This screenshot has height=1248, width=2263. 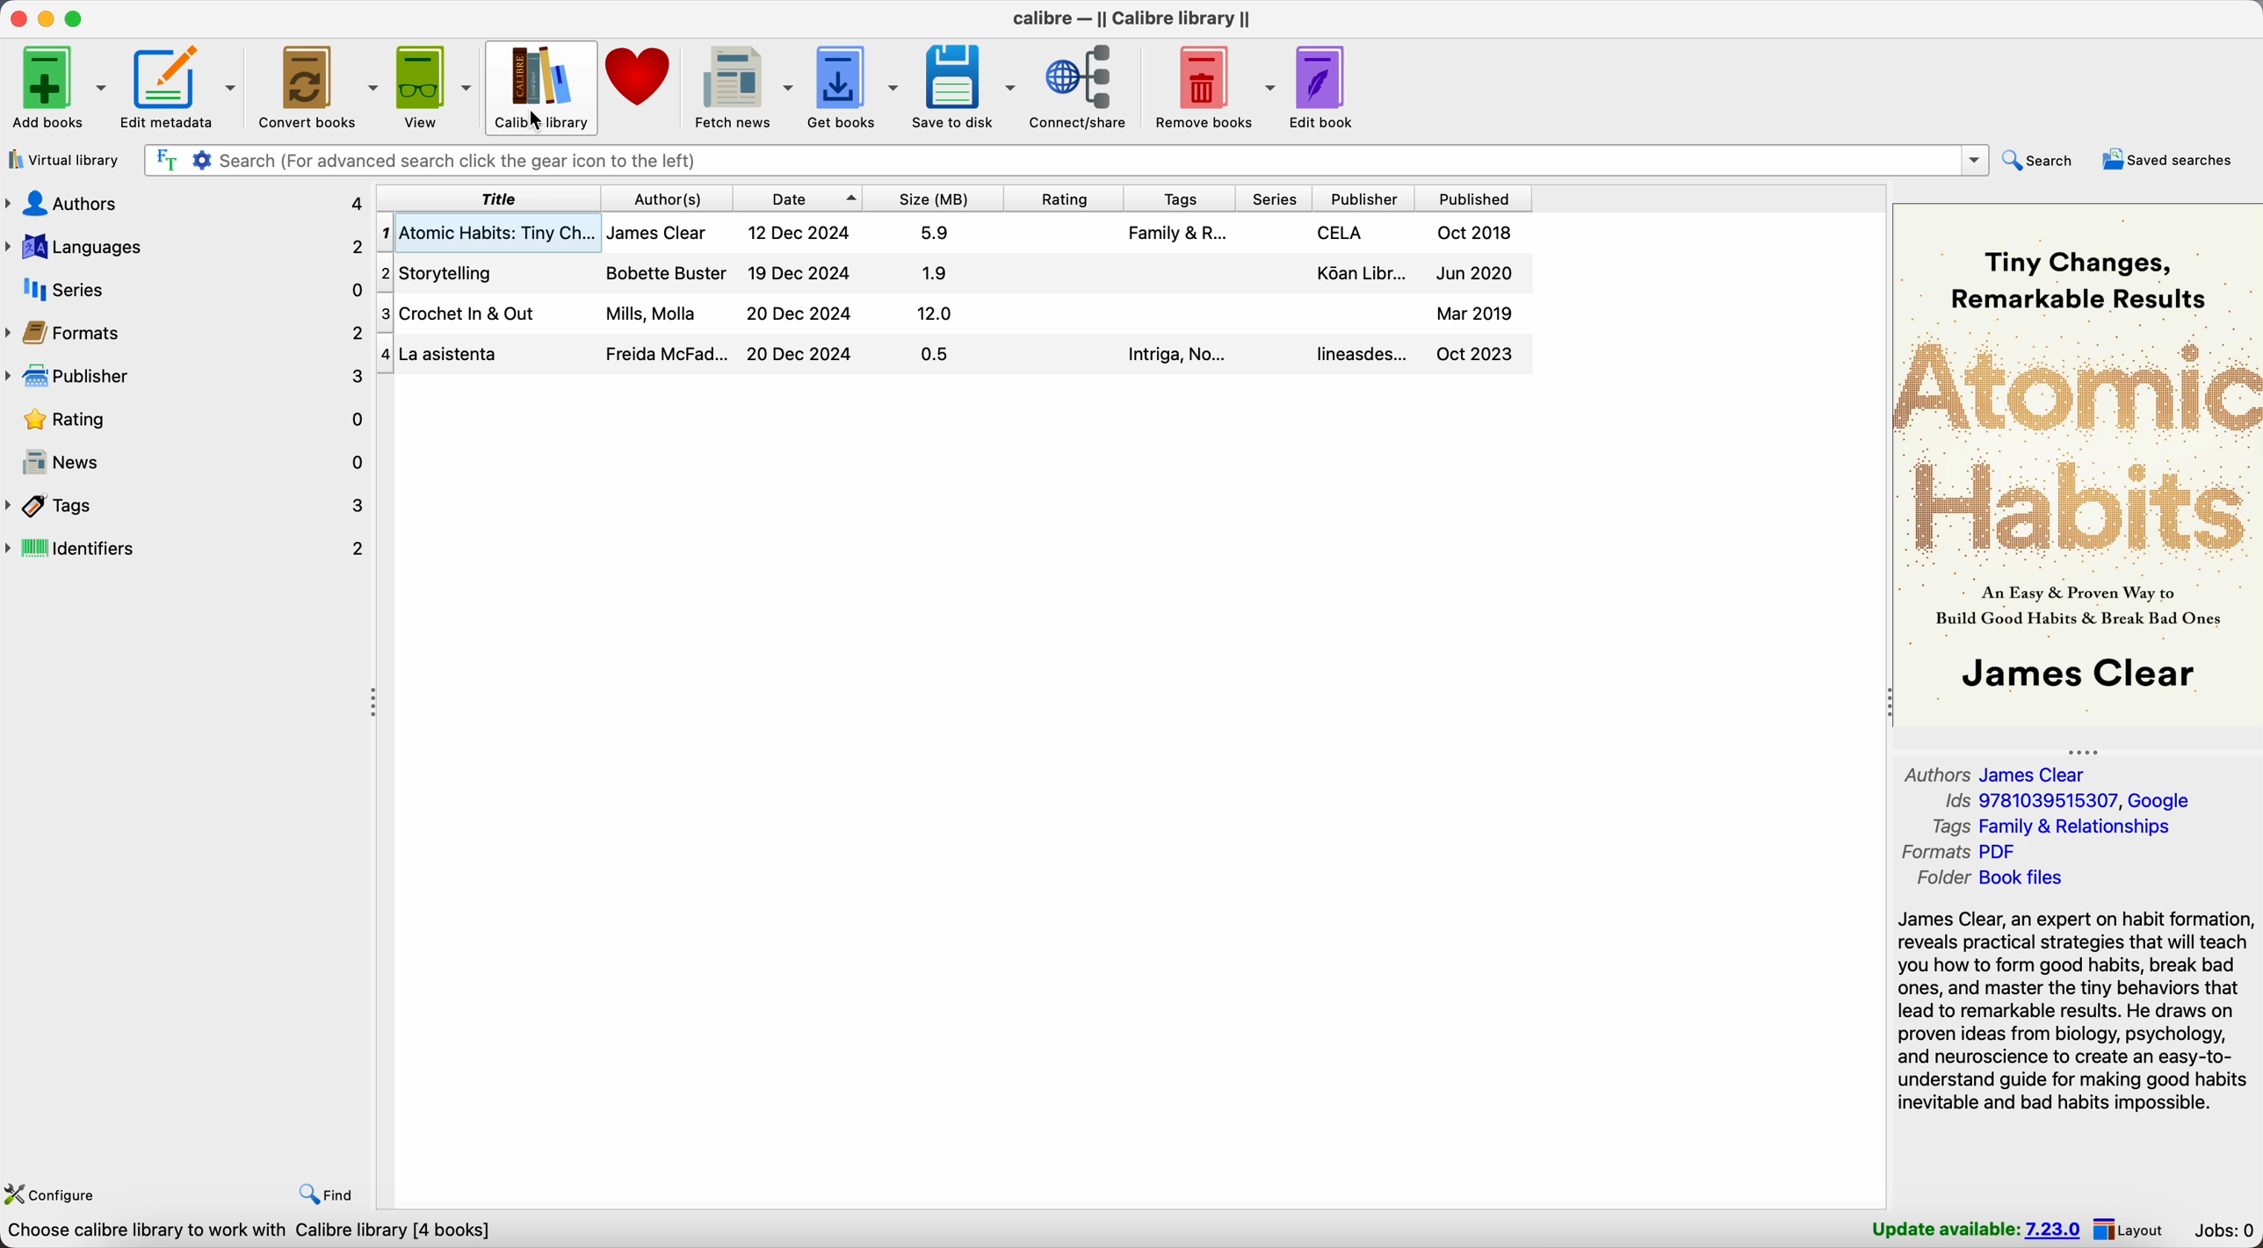 I want to click on published, so click(x=1473, y=199).